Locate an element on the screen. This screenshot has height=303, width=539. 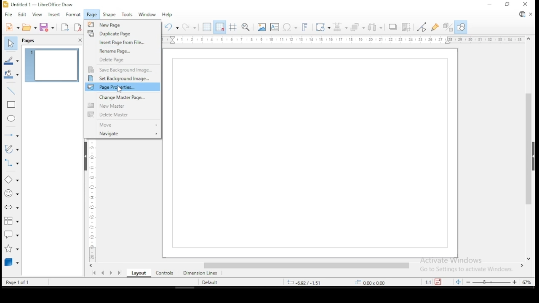
lines and arrows is located at coordinates (11, 134).